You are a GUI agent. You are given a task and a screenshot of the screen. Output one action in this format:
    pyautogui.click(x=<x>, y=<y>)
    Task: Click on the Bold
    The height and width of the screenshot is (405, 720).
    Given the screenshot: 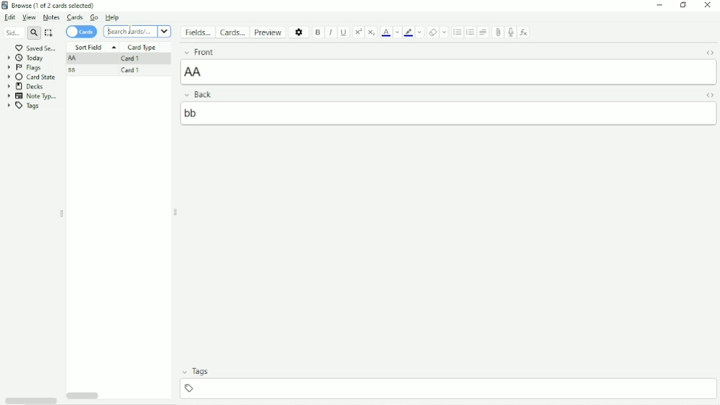 What is the action you would take?
    pyautogui.click(x=318, y=32)
    